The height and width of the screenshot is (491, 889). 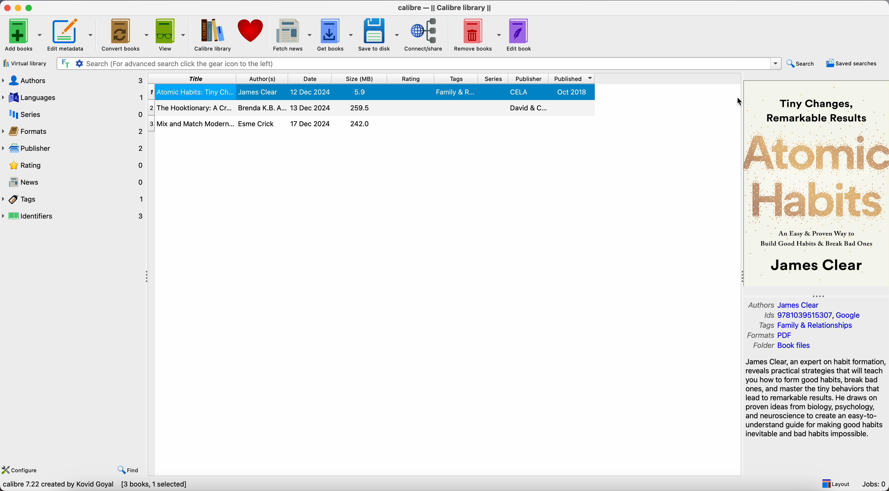 I want to click on Configure, so click(x=21, y=470).